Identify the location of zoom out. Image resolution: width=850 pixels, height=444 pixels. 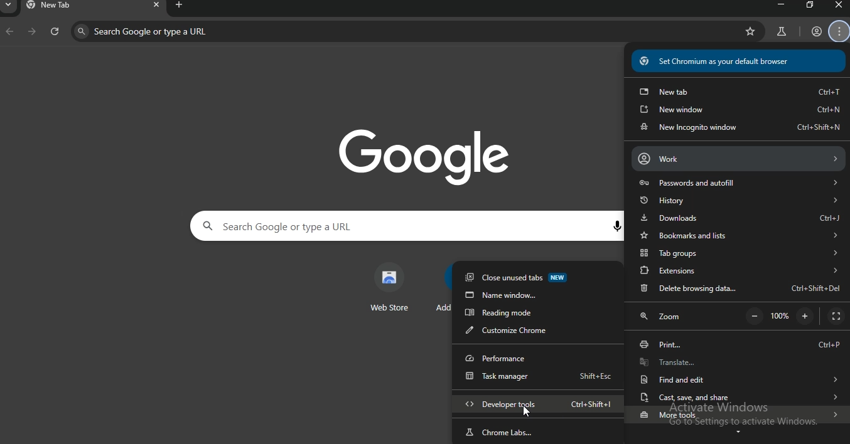
(755, 316).